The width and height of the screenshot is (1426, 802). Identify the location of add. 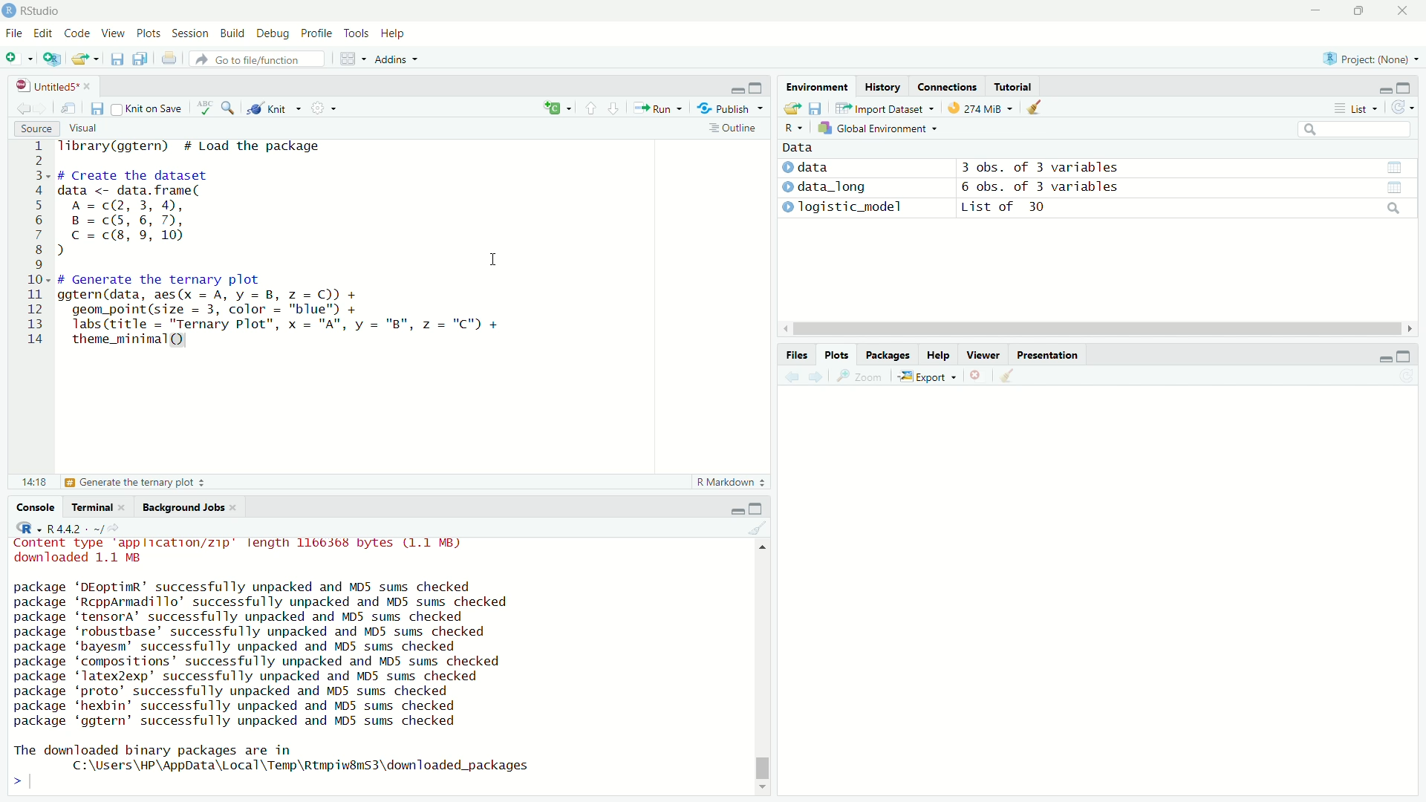
(550, 109).